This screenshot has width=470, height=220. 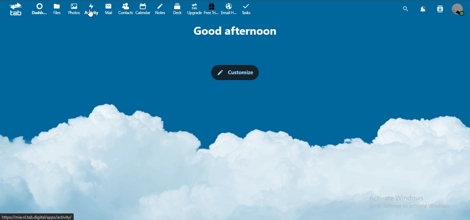 I want to click on mail, so click(x=108, y=9).